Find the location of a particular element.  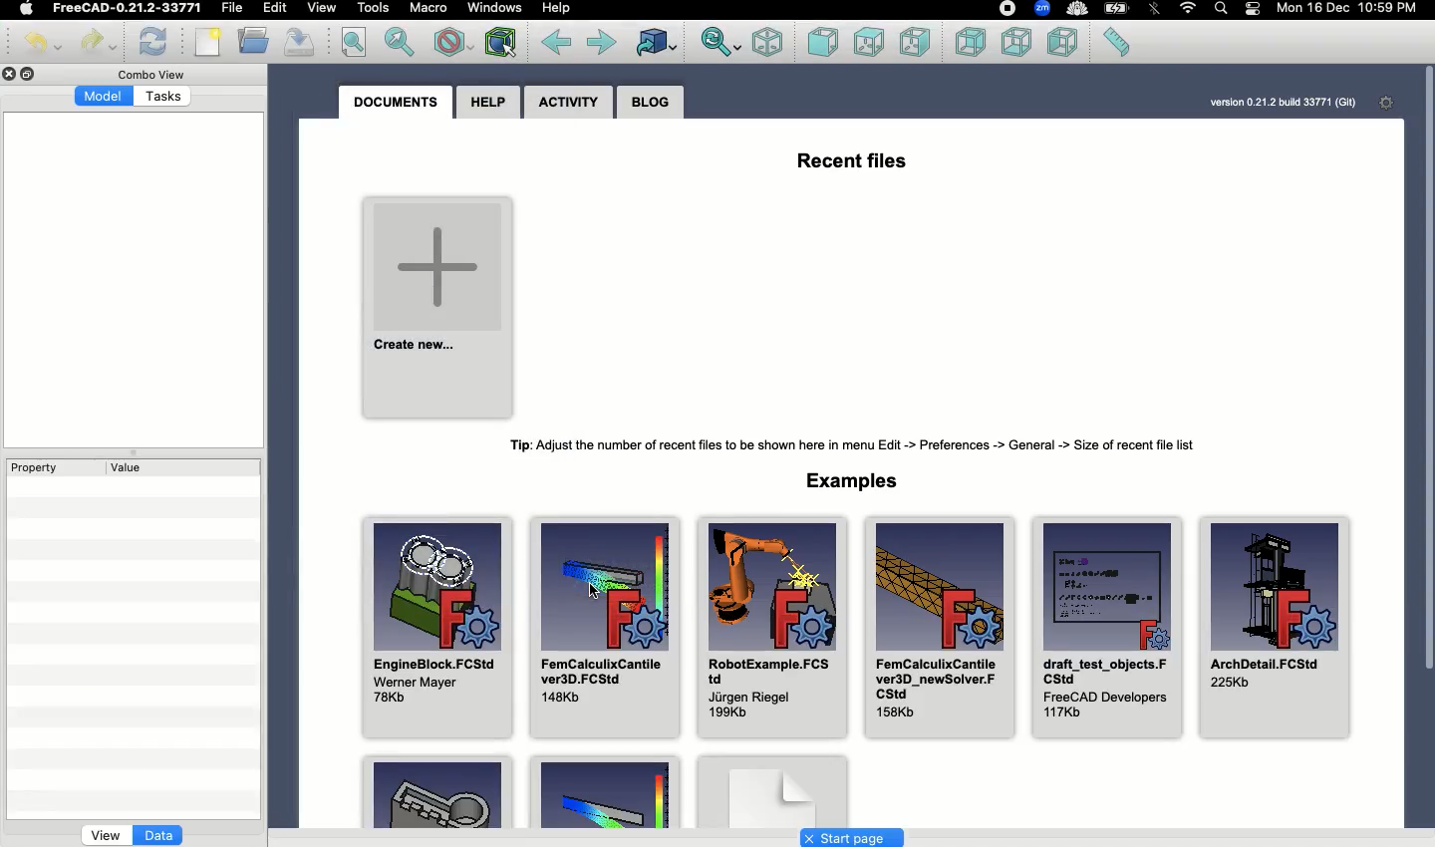

Tasks is located at coordinates (165, 99).